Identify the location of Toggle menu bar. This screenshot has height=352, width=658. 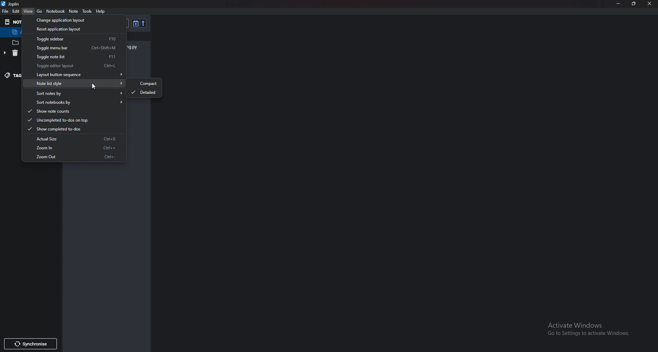
(76, 48).